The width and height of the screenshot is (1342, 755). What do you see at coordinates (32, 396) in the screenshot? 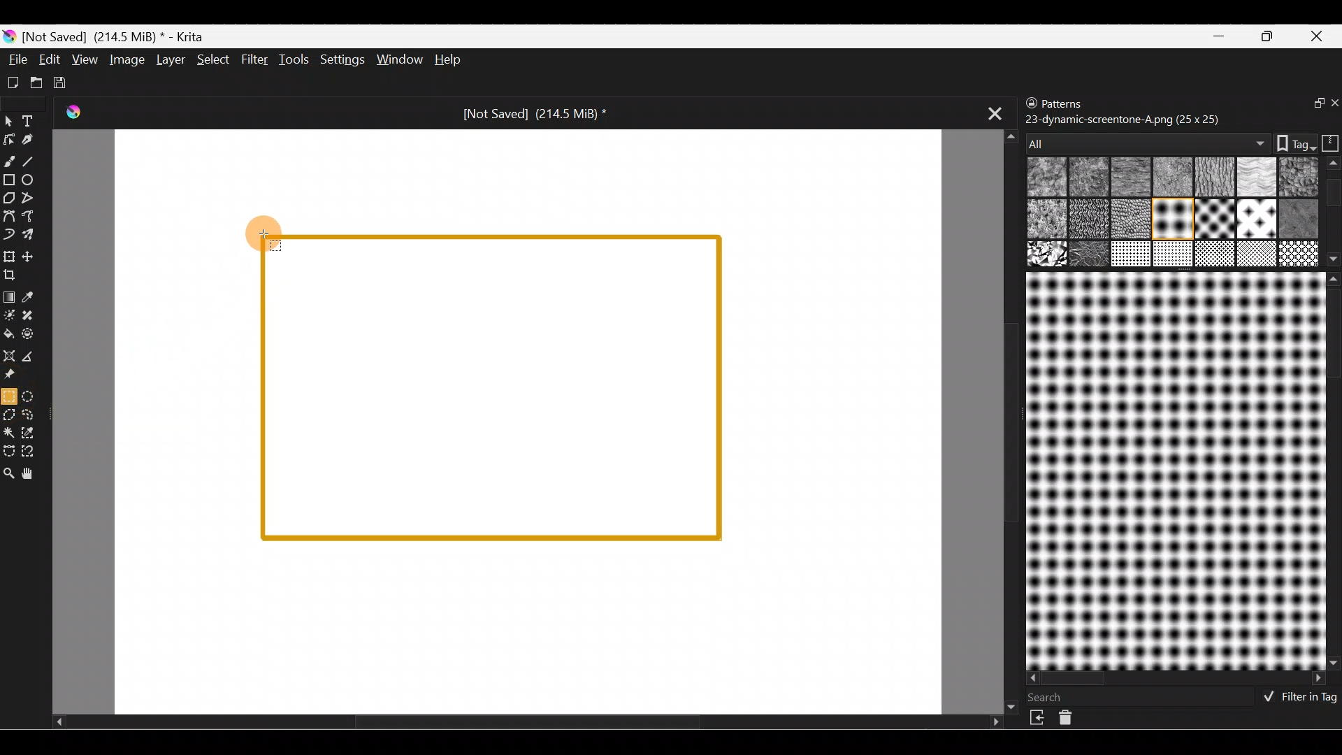
I see `Elliptical selection tool` at bounding box center [32, 396].